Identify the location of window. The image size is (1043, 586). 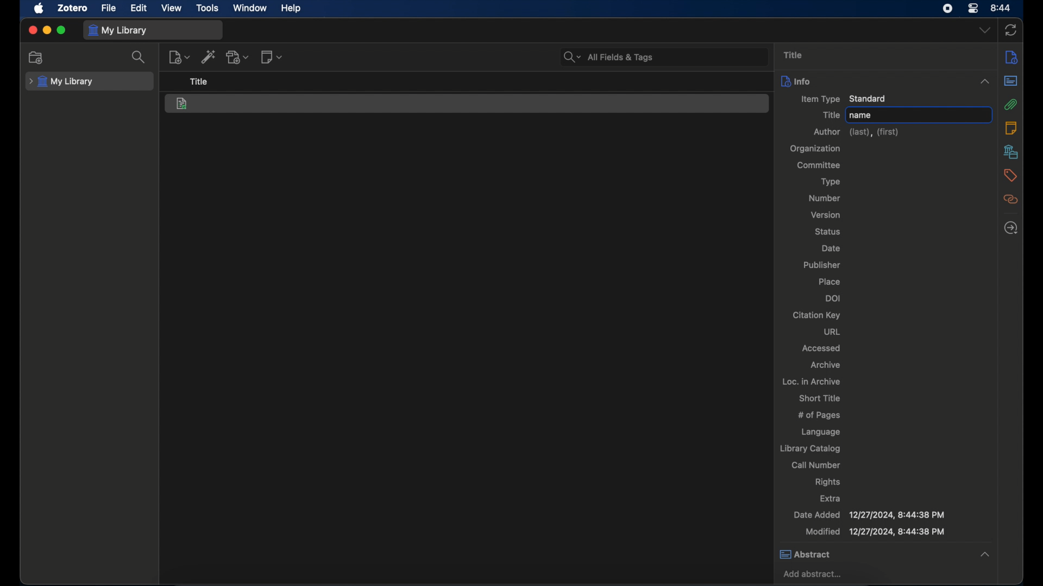
(249, 8).